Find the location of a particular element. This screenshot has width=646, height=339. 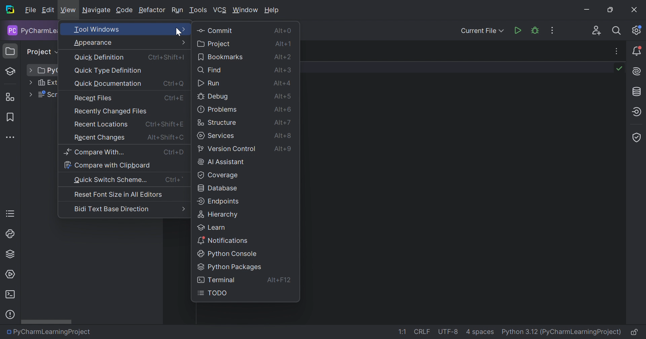

Quick Switch Scheme... is located at coordinates (111, 180).